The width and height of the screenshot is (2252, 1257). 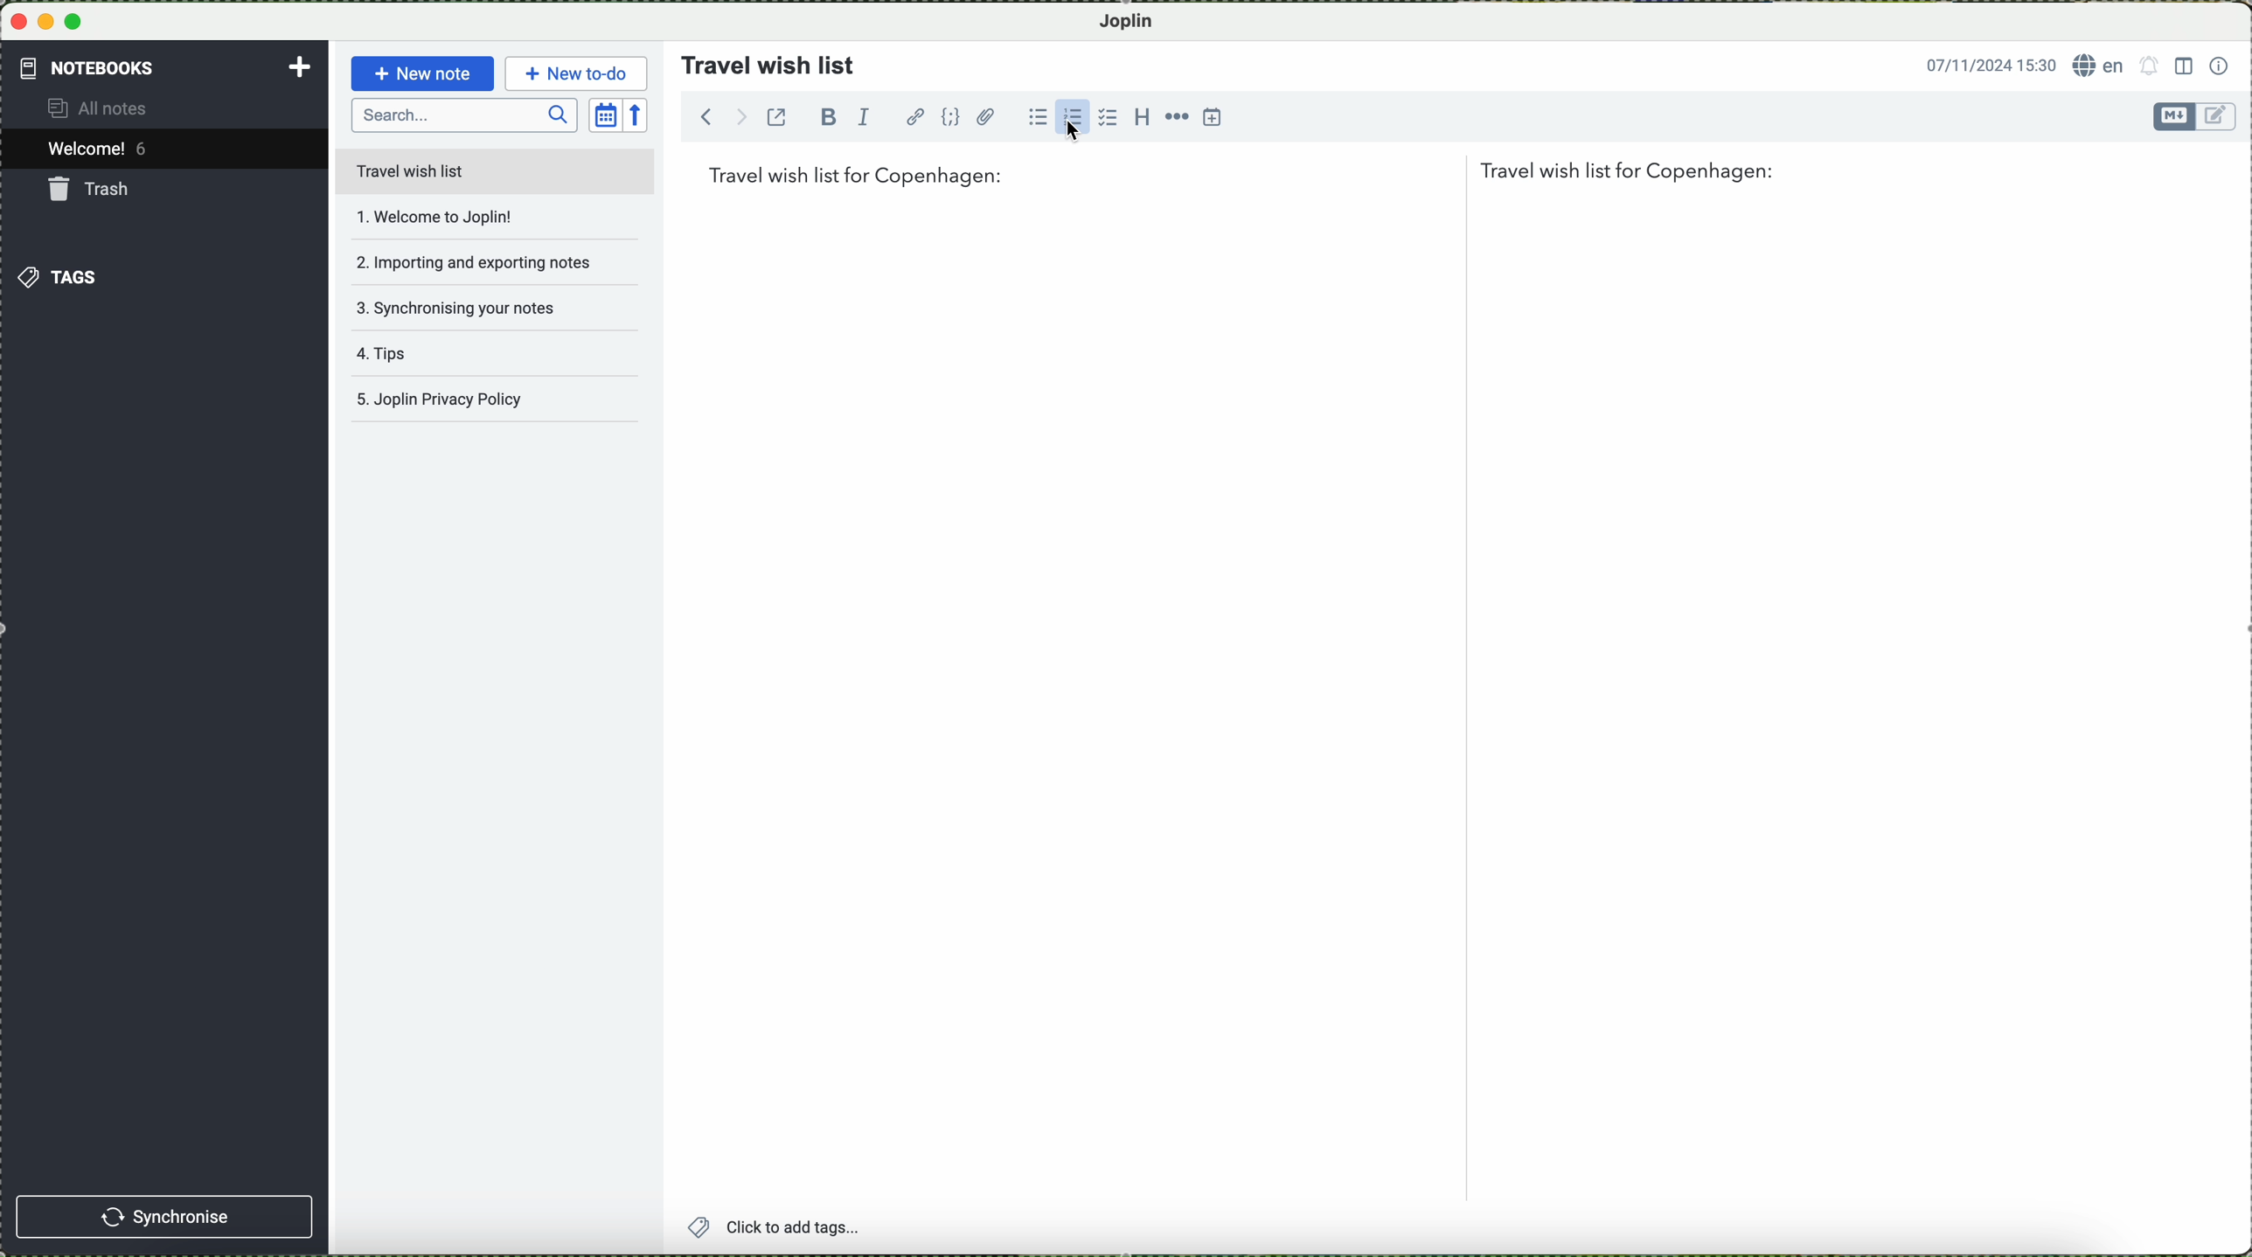 What do you see at coordinates (713, 121) in the screenshot?
I see `navigate` at bounding box center [713, 121].